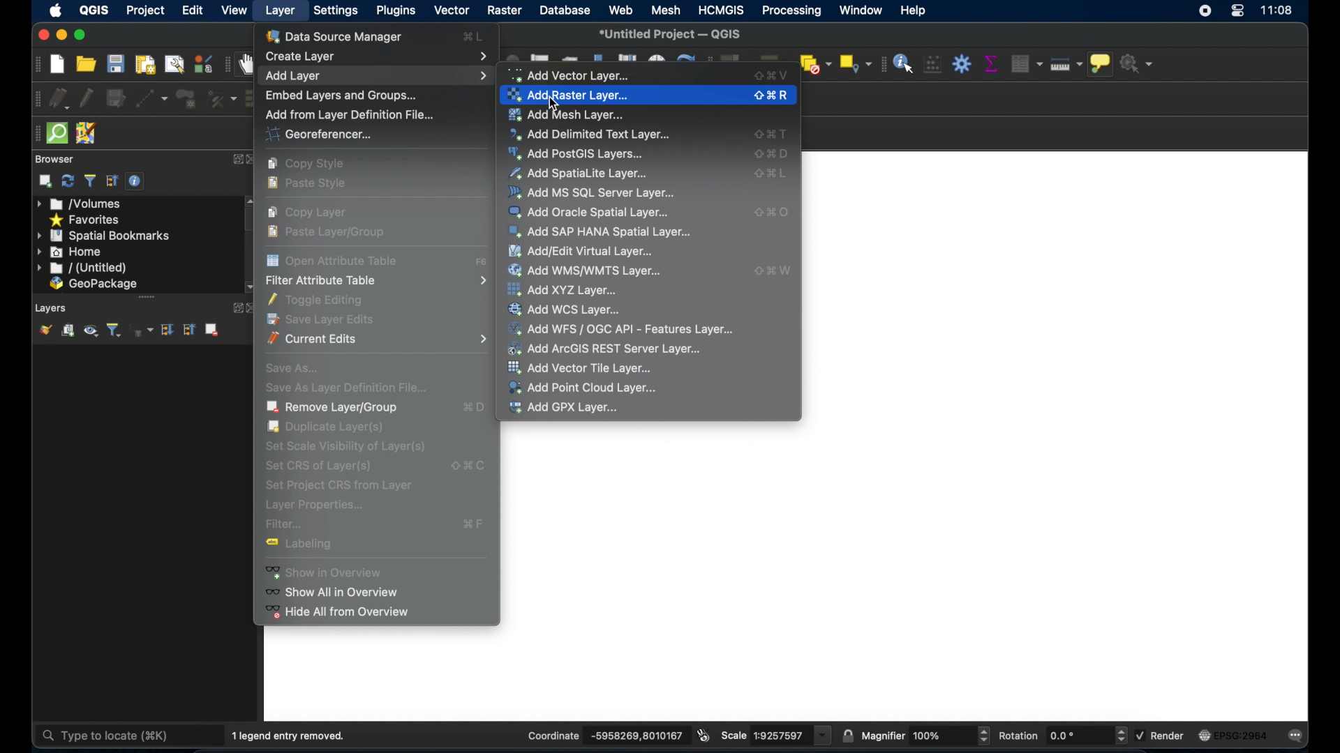 The image size is (1340, 753). What do you see at coordinates (80, 35) in the screenshot?
I see `maximize` at bounding box center [80, 35].